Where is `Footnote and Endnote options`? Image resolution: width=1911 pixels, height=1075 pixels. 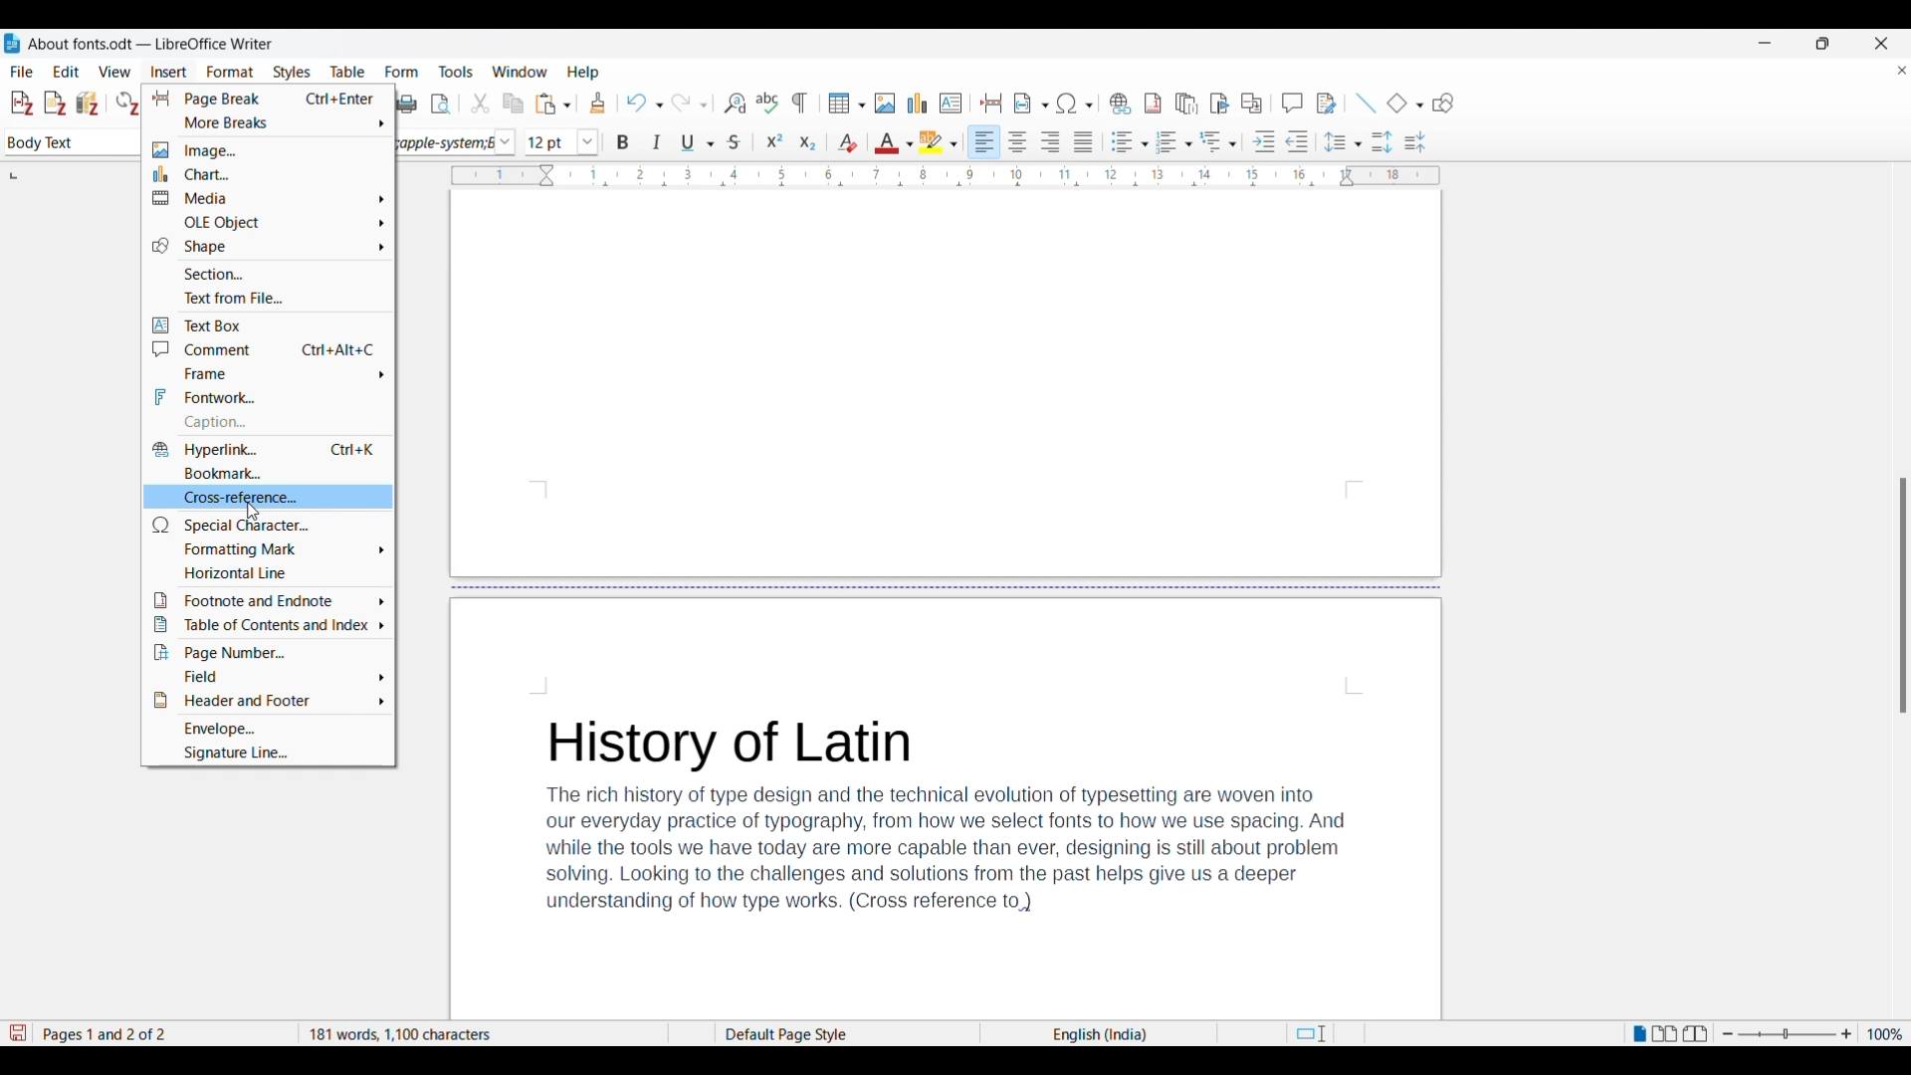
Footnote and Endnote options is located at coordinates (269, 600).